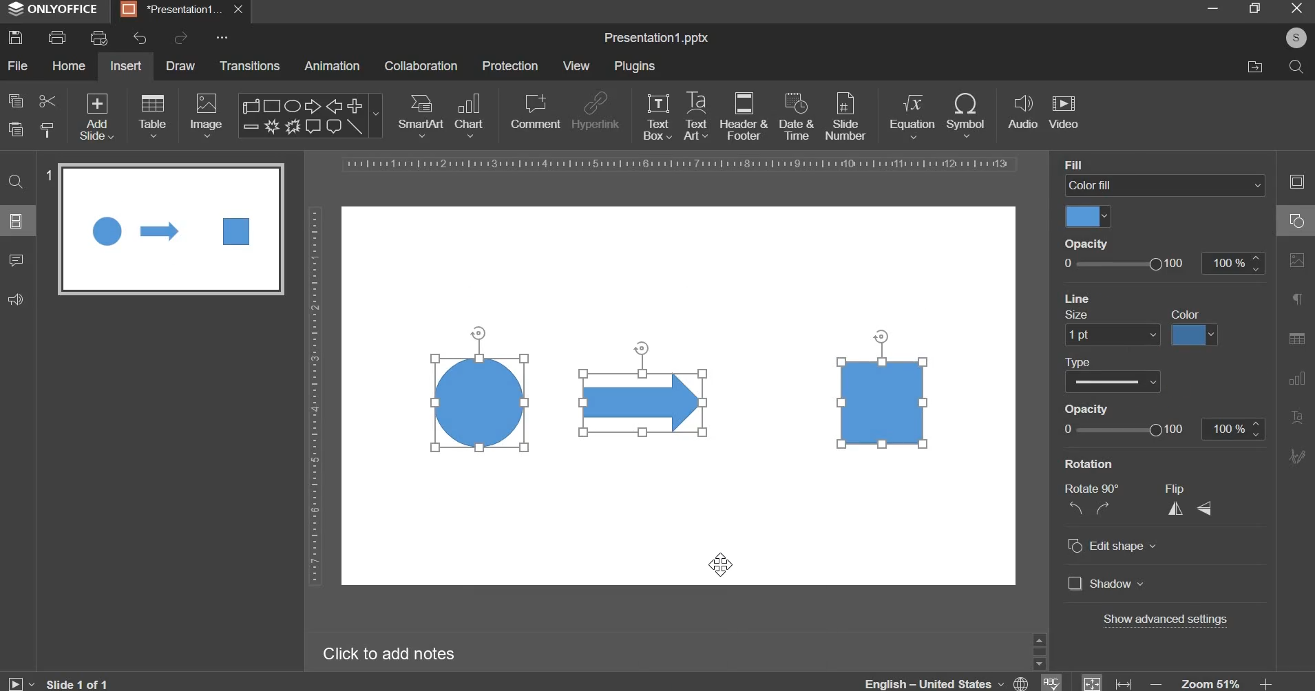  Describe the element at coordinates (1083, 361) in the screenshot. I see `type` at that location.